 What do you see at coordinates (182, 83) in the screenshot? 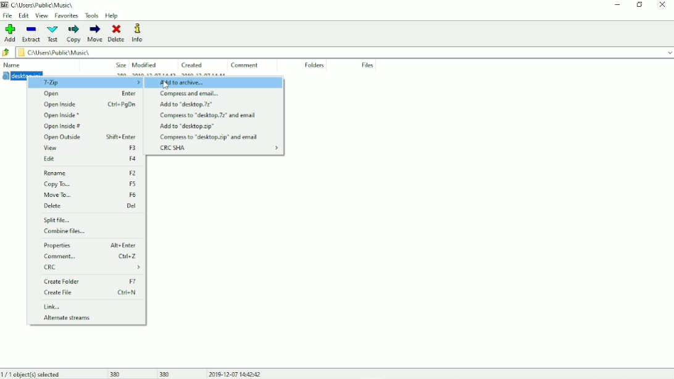
I see `Add to archive` at bounding box center [182, 83].